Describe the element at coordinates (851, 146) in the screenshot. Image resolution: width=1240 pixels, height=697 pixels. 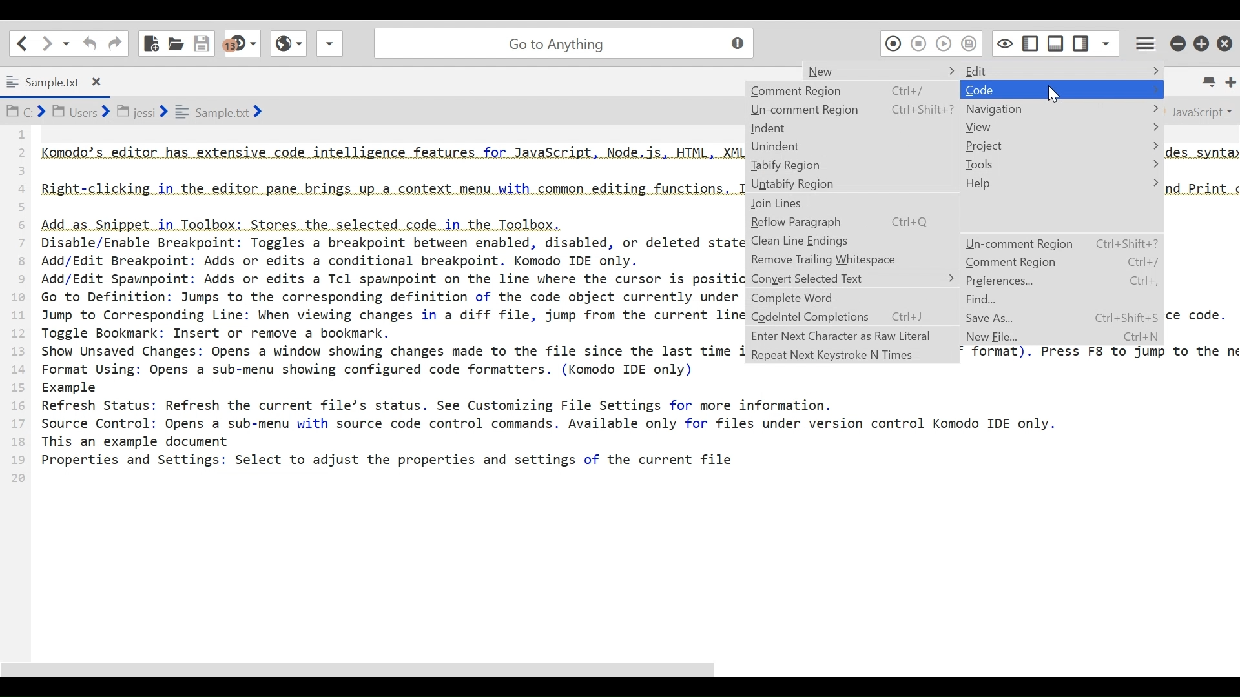
I see `Unindent` at that location.